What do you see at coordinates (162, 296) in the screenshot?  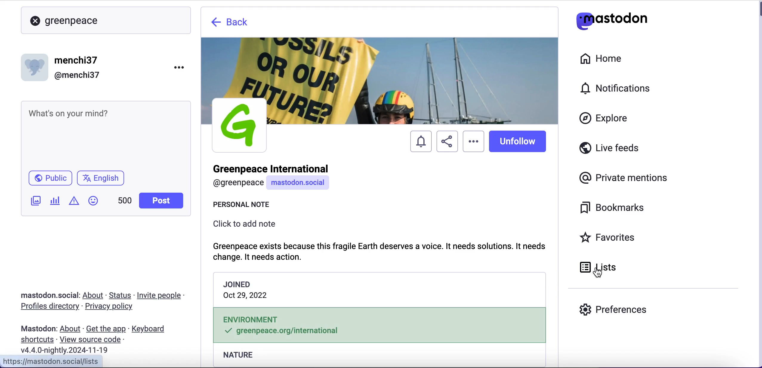 I see `invite people` at bounding box center [162, 296].